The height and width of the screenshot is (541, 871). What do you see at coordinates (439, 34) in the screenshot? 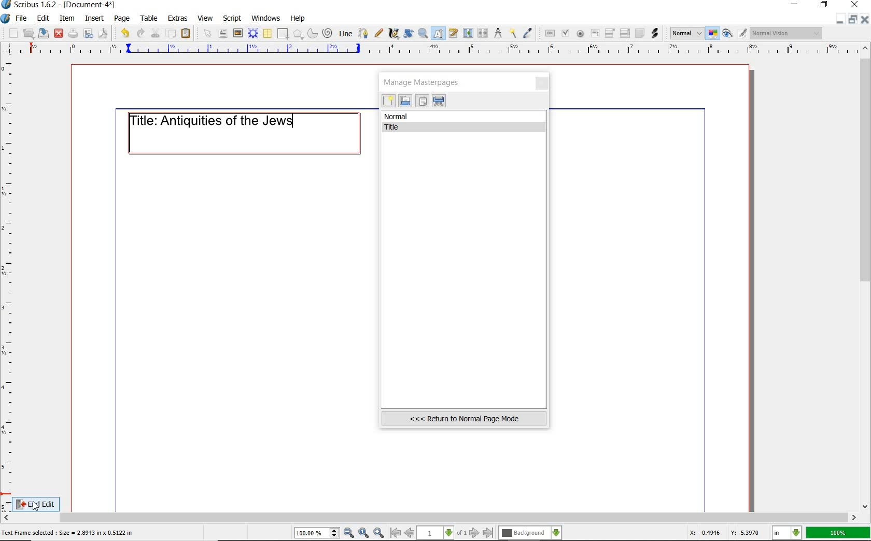
I see `edit contents of frame` at bounding box center [439, 34].